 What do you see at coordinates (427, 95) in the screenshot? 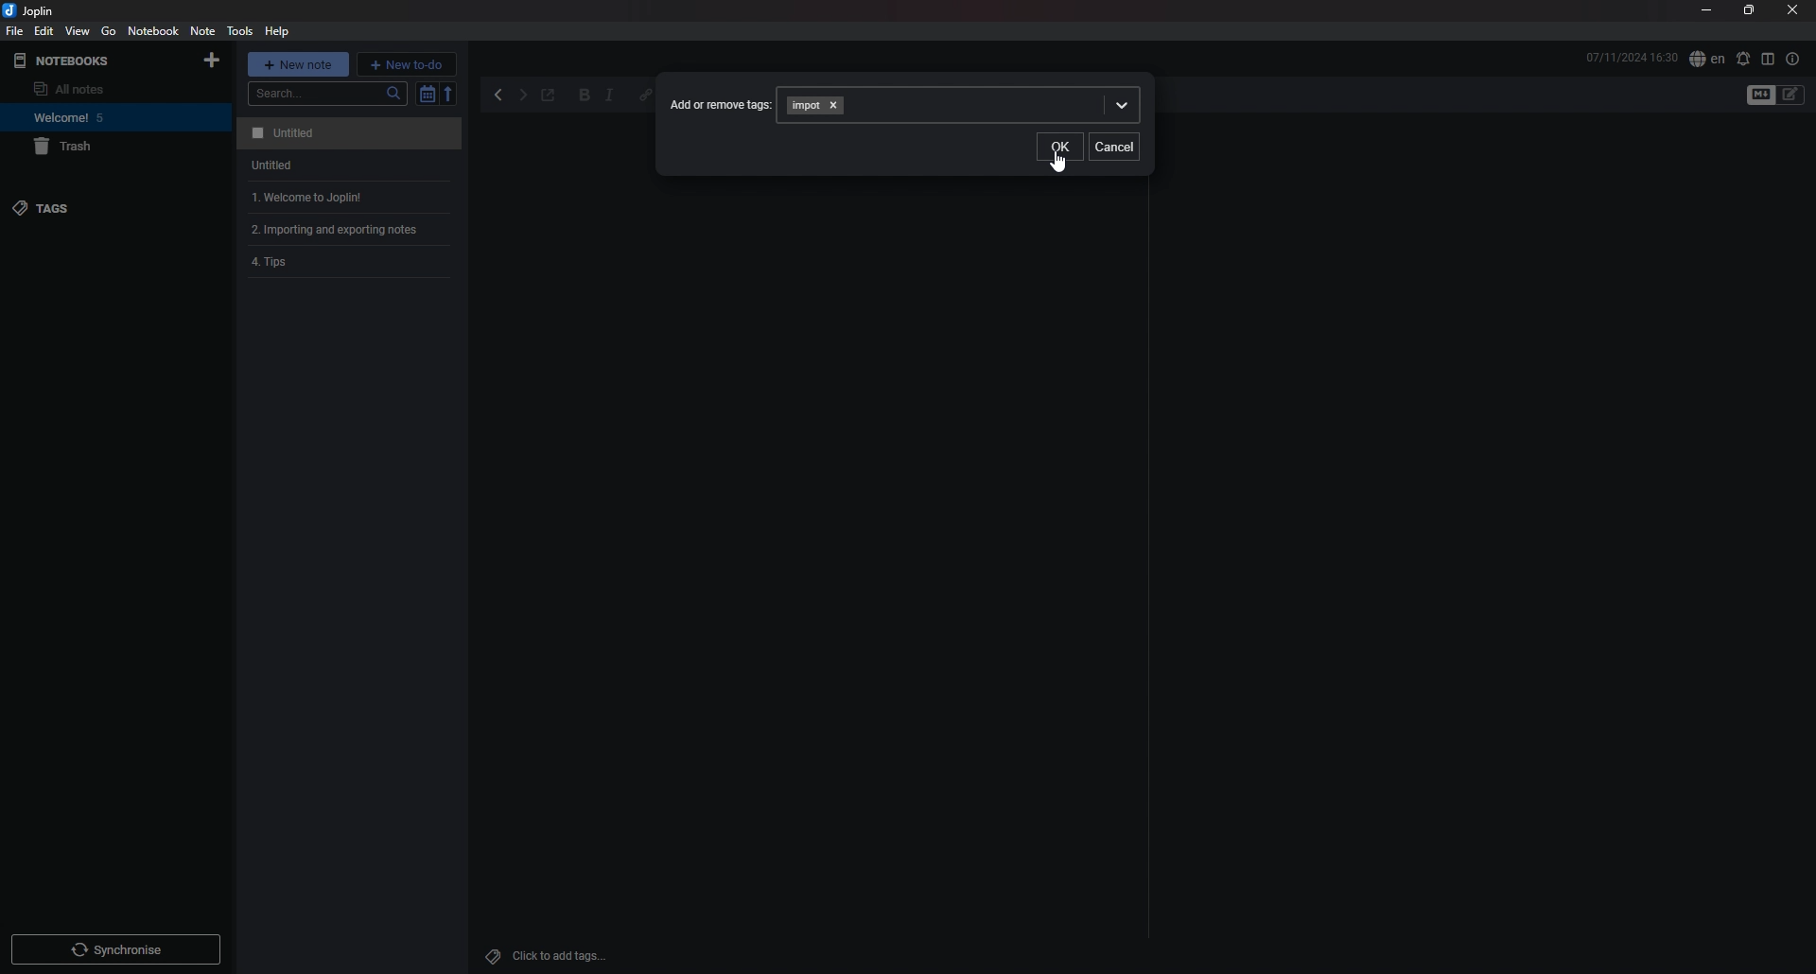
I see `toggle sort order` at bounding box center [427, 95].